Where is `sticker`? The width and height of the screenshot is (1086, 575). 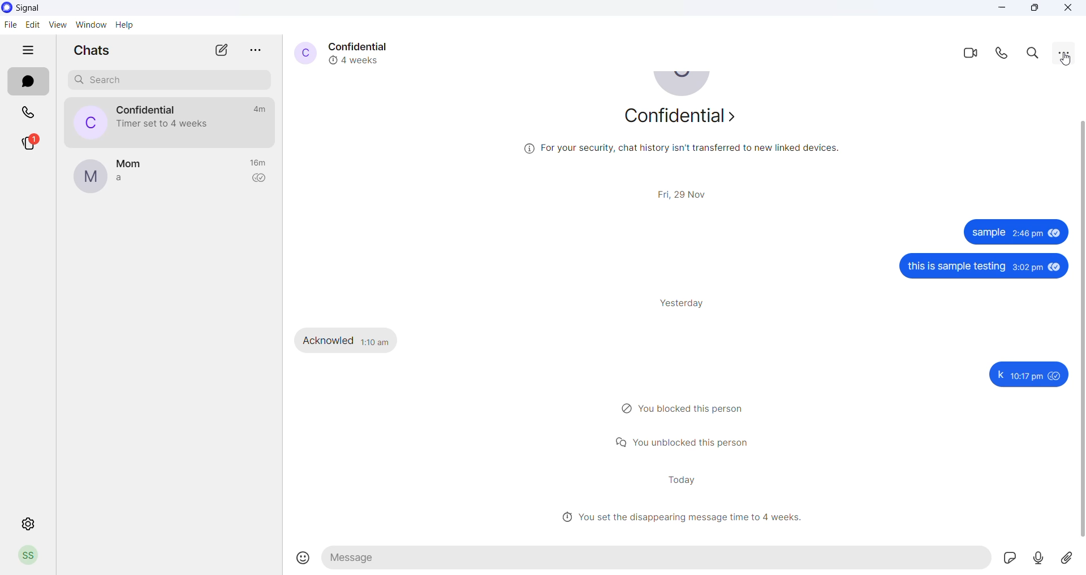
sticker is located at coordinates (1015, 559).